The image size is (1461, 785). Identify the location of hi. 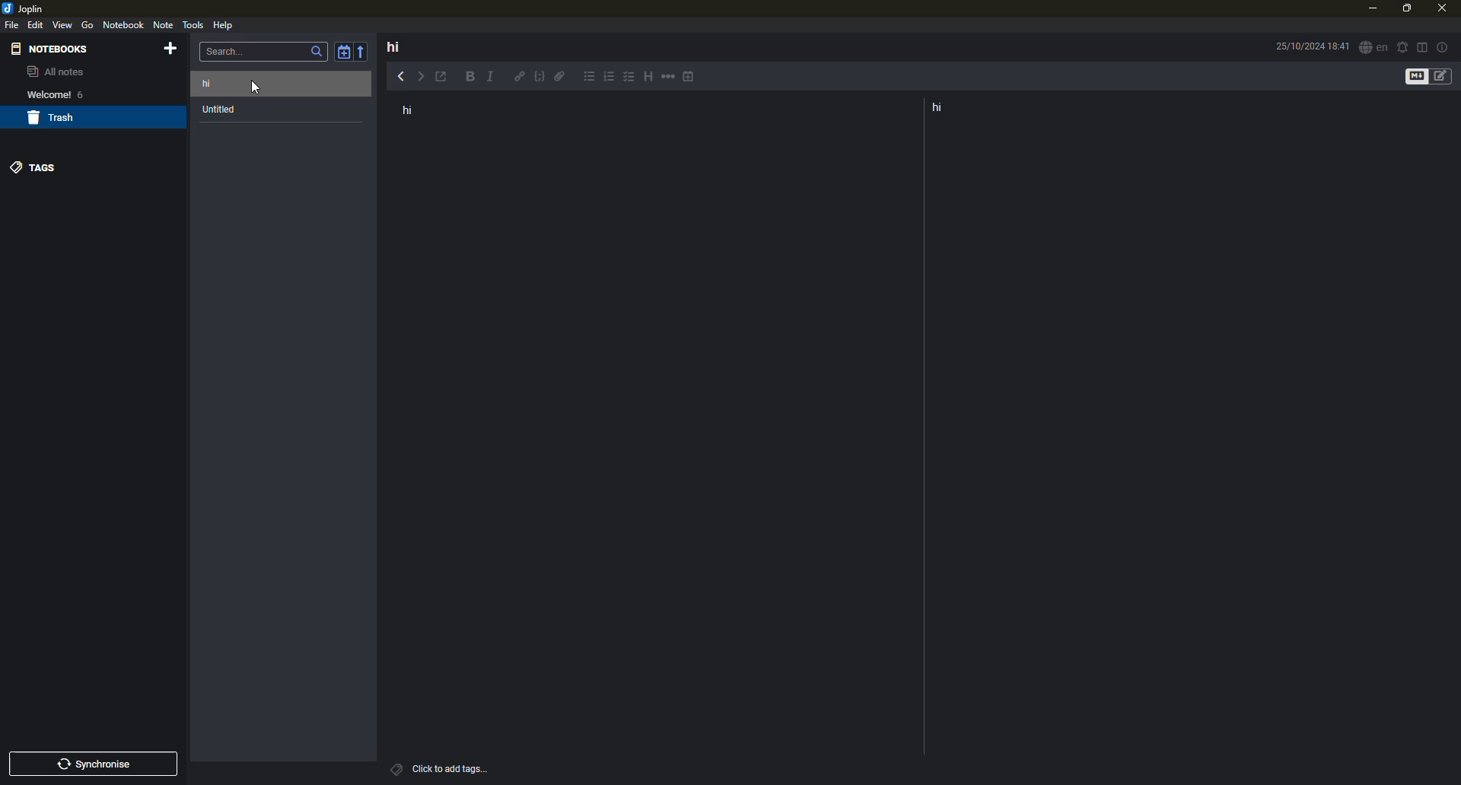
(414, 111).